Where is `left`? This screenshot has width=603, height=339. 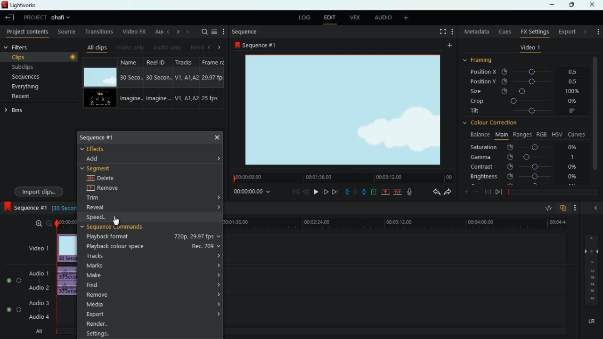 left is located at coordinates (208, 46).